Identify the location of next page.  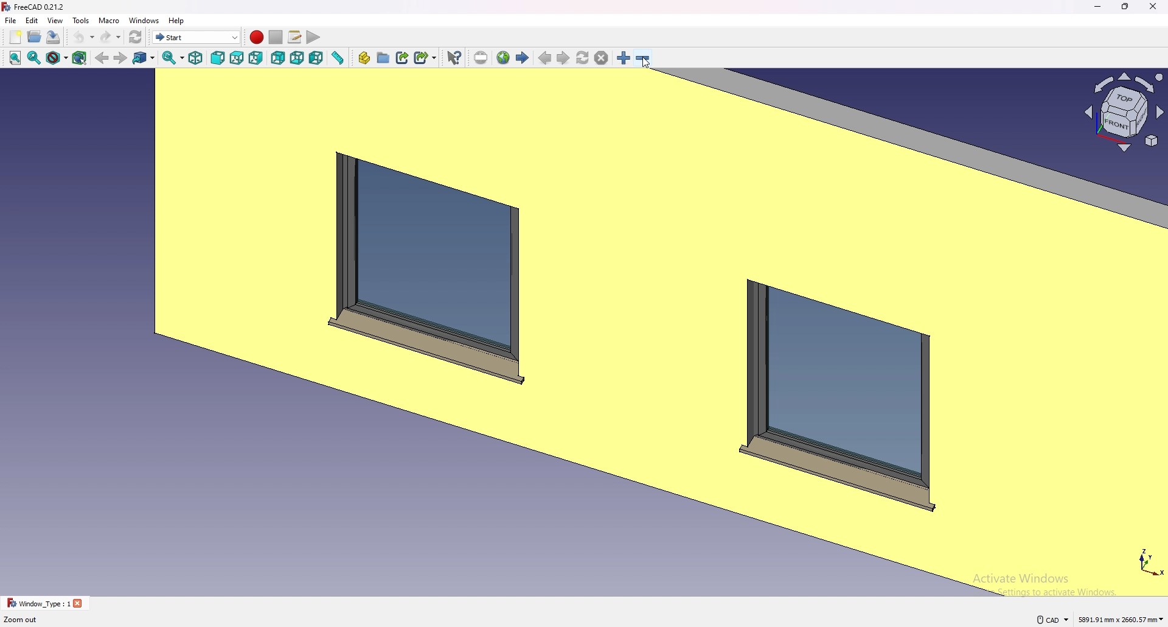
(564, 58).